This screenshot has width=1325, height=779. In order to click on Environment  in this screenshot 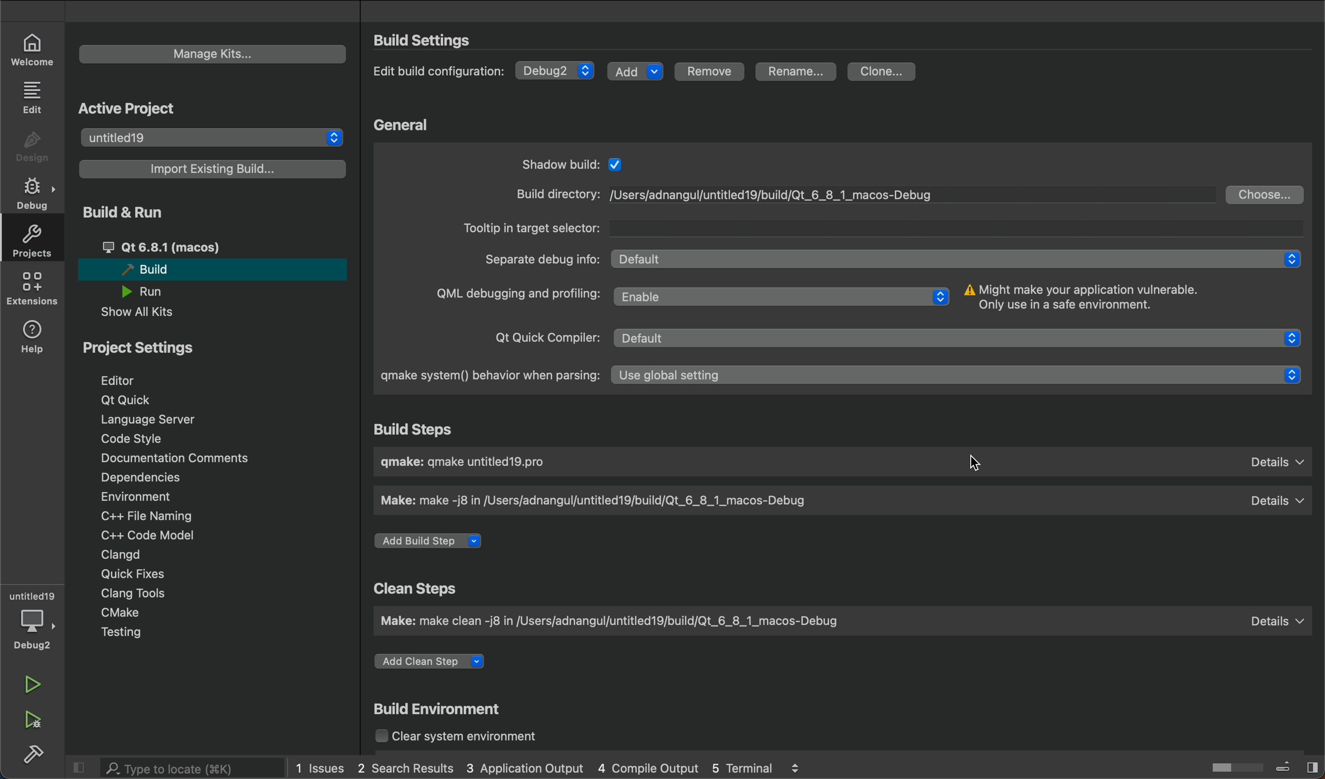, I will do `click(150, 496)`.